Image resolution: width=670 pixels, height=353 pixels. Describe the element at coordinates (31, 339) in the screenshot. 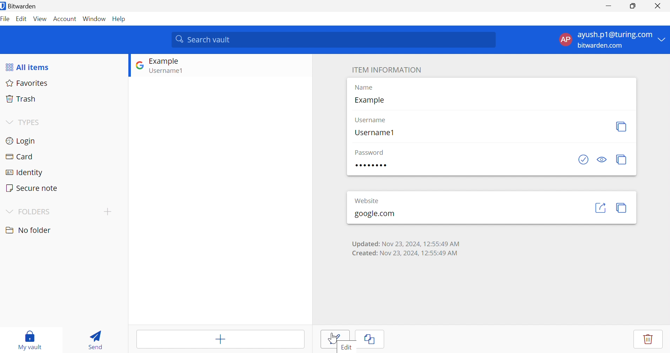

I see `My vault` at that location.